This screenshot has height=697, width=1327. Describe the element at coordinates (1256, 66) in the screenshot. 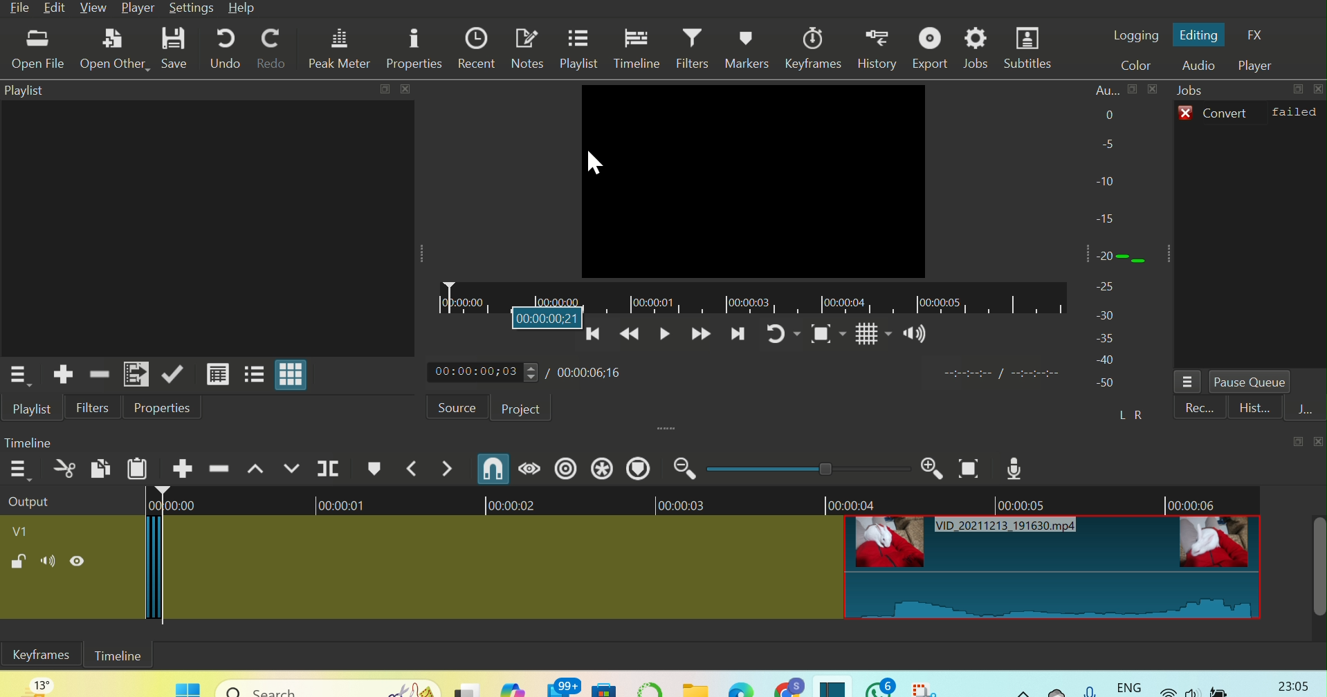

I see `Player` at that location.